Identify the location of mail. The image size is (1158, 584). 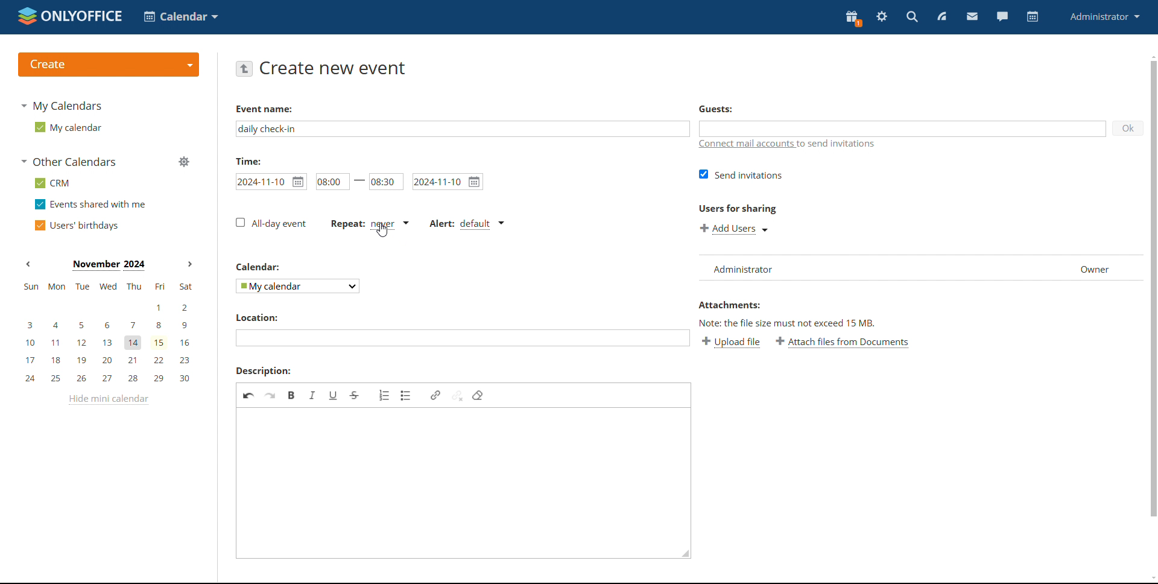
(973, 17).